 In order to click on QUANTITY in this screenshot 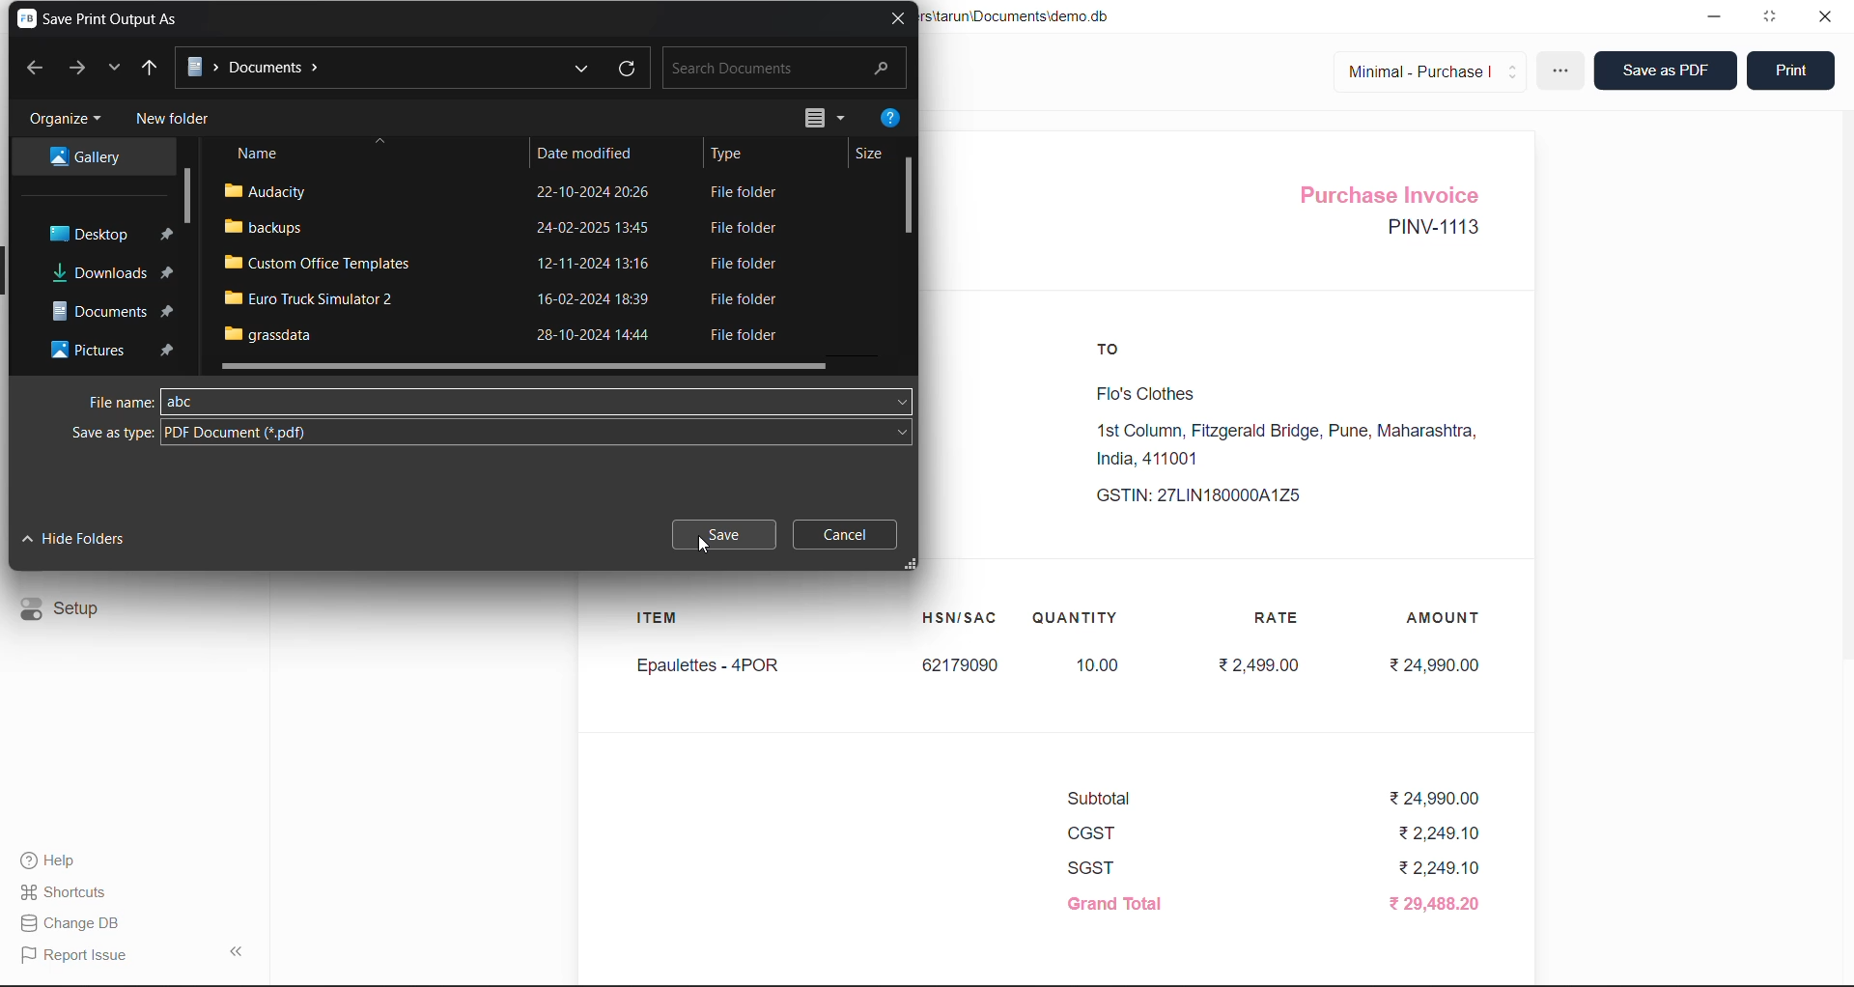, I will do `click(1076, 620)`.